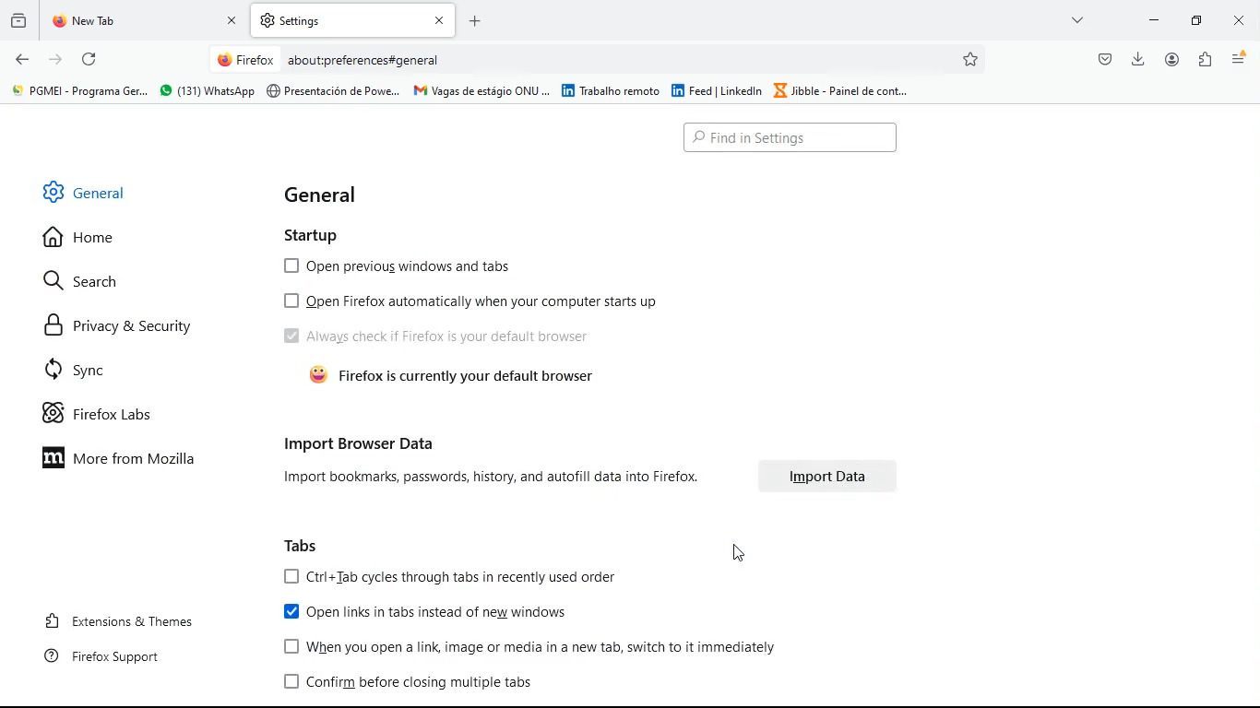 The image size is (1260, 708). I want to click on | Vagas de estagio ONU, so click(481, 89).